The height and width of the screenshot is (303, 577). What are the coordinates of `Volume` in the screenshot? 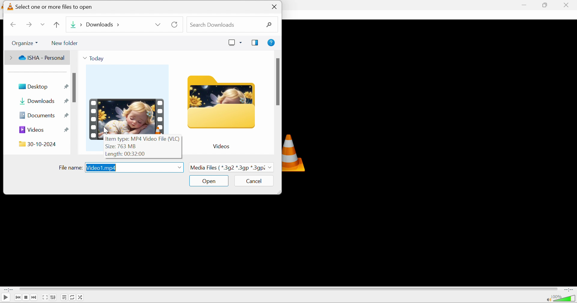 It's located at (565, 298).